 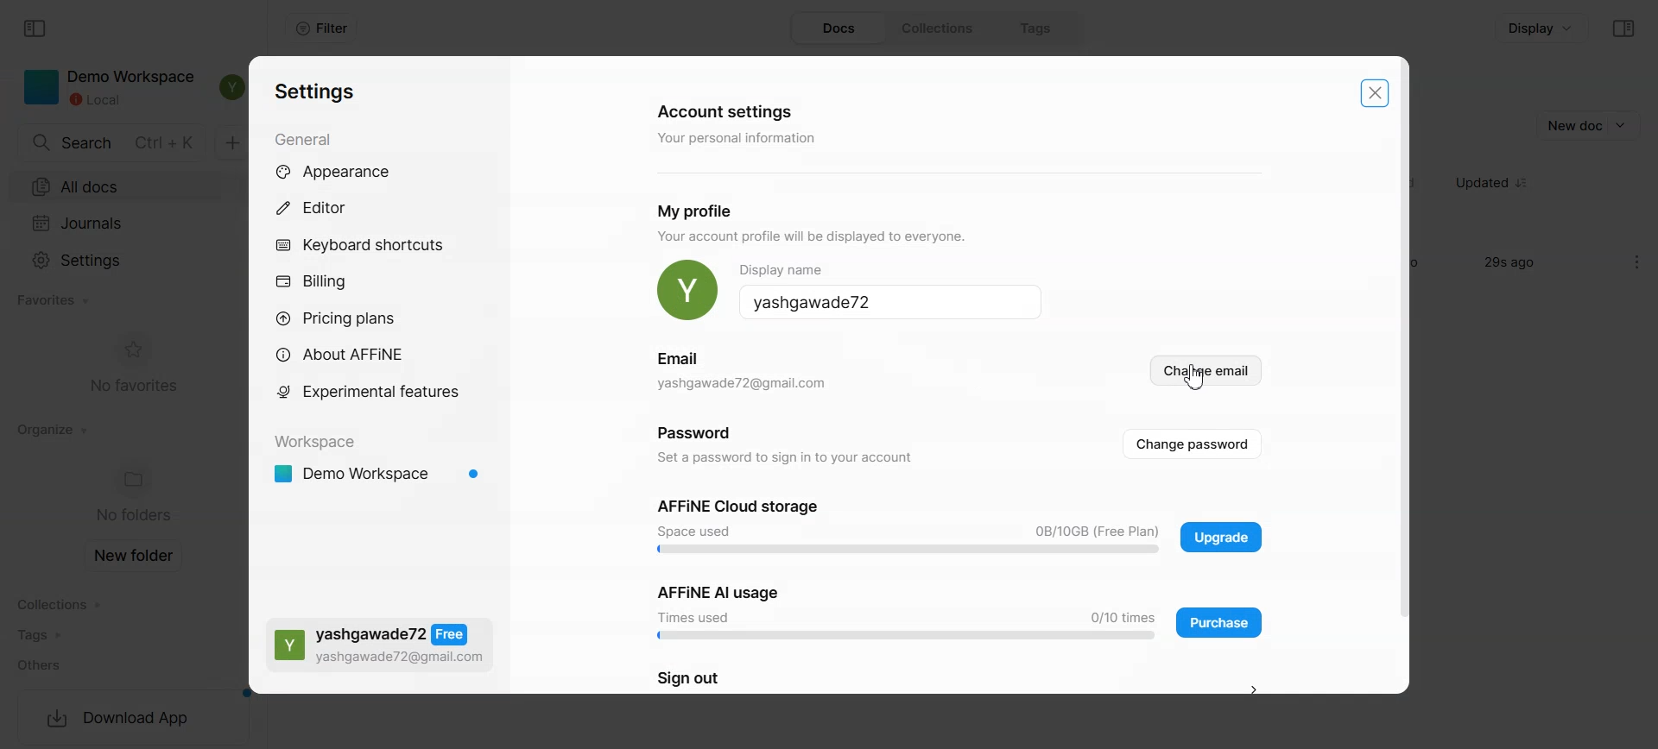 I want to click on Usage display bar, so click(x=908, y=538).